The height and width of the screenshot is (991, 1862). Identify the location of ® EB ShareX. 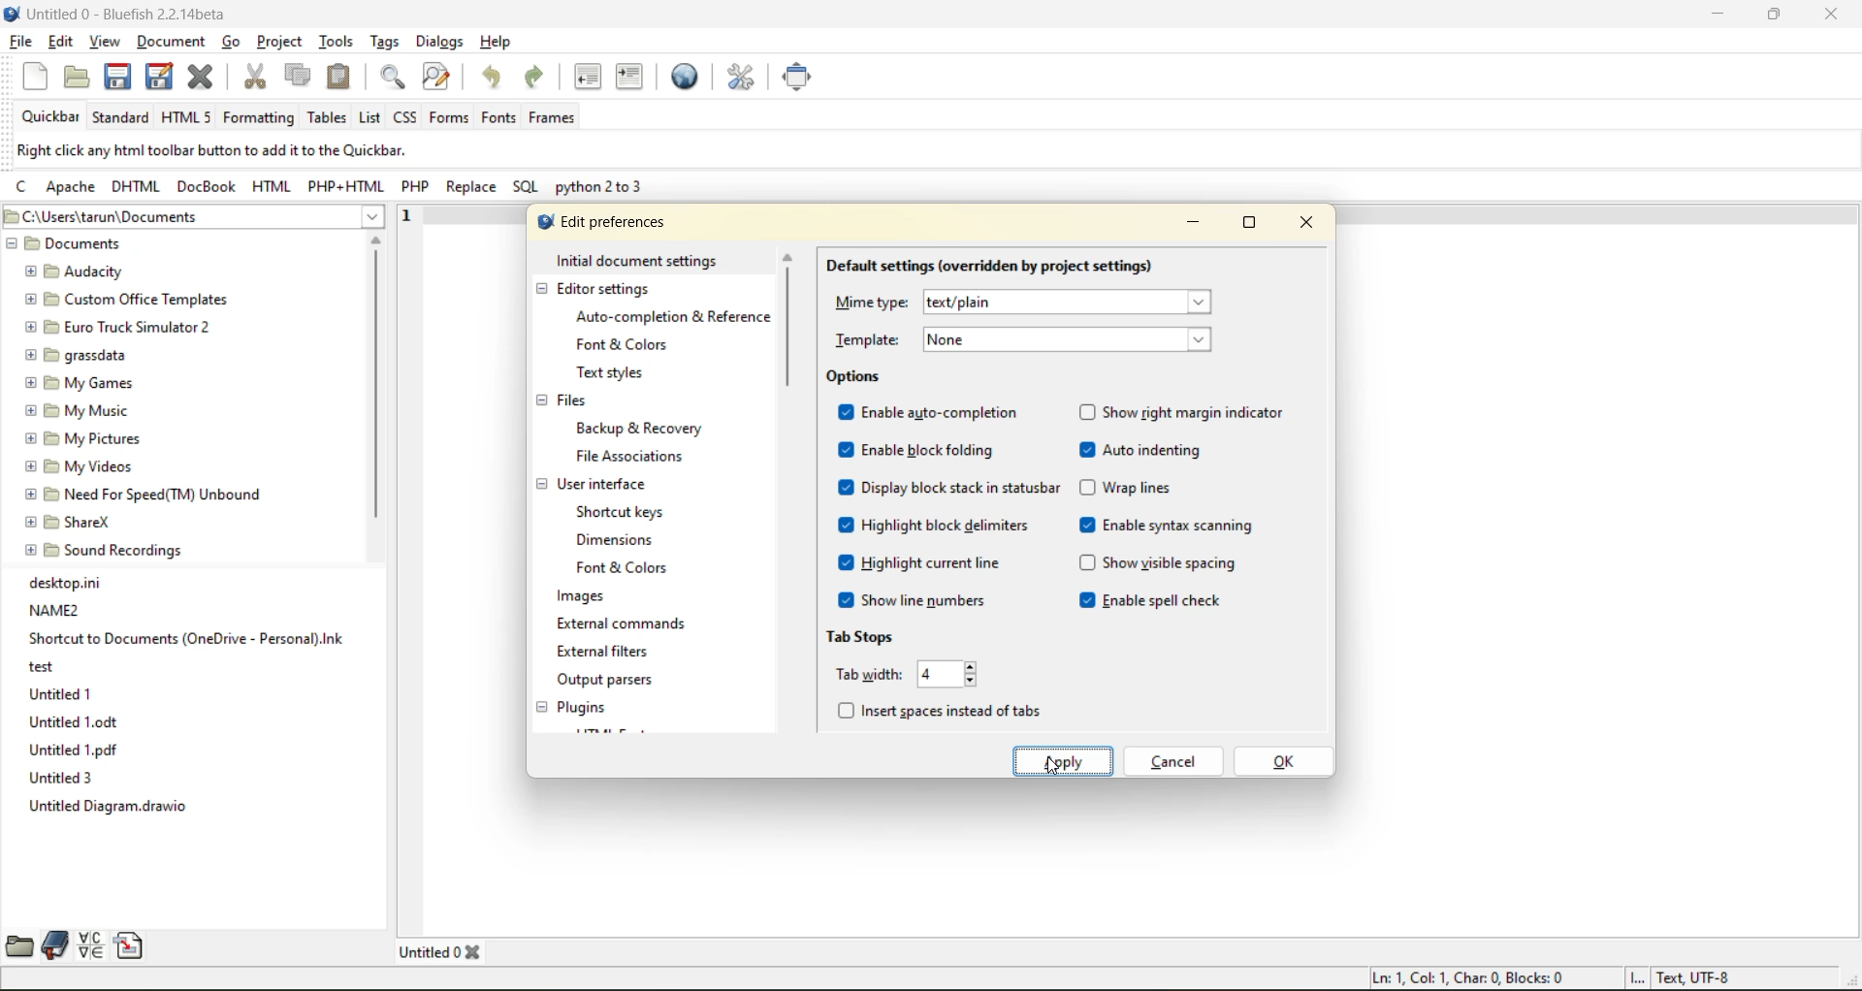
(71, 520).